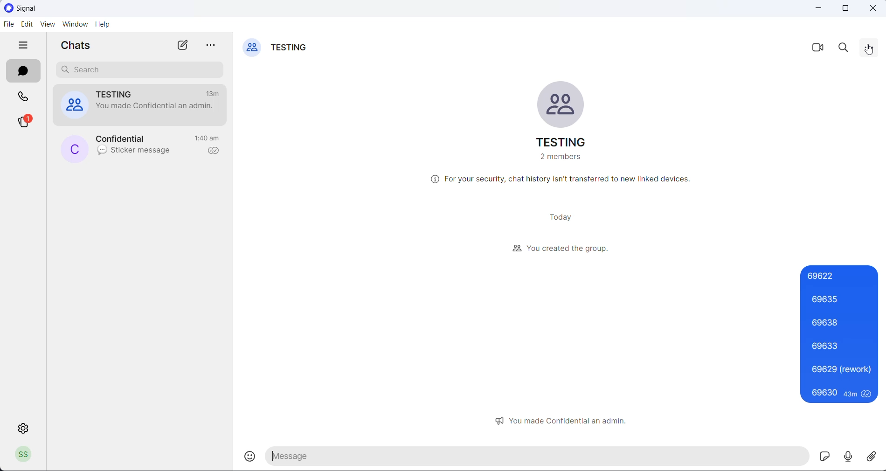 The height and width of the screenshot is (471, 886). I want to click on group cover photo, so click(252, 49).